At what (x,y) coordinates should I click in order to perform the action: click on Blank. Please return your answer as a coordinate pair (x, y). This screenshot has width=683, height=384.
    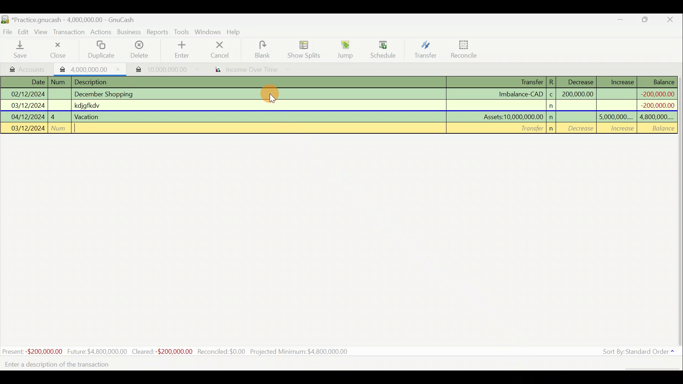
    Looking at the image, I should click on (261, 50).